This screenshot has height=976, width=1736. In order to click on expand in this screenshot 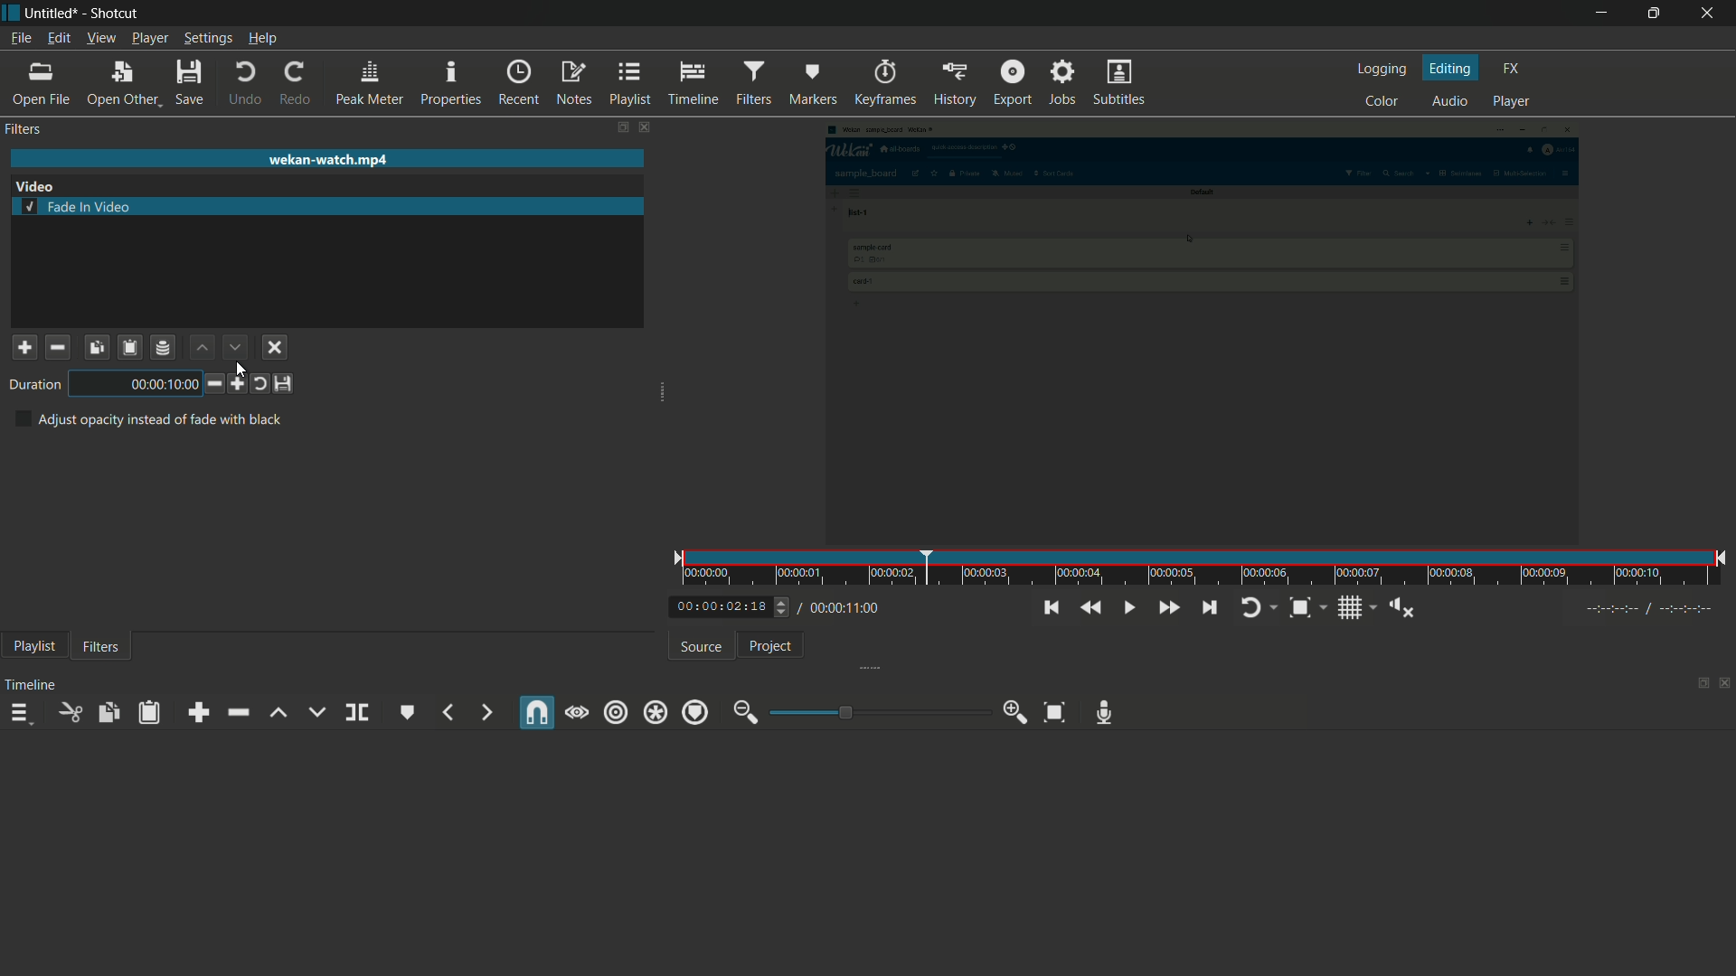, I will do `click(877, 666)`.